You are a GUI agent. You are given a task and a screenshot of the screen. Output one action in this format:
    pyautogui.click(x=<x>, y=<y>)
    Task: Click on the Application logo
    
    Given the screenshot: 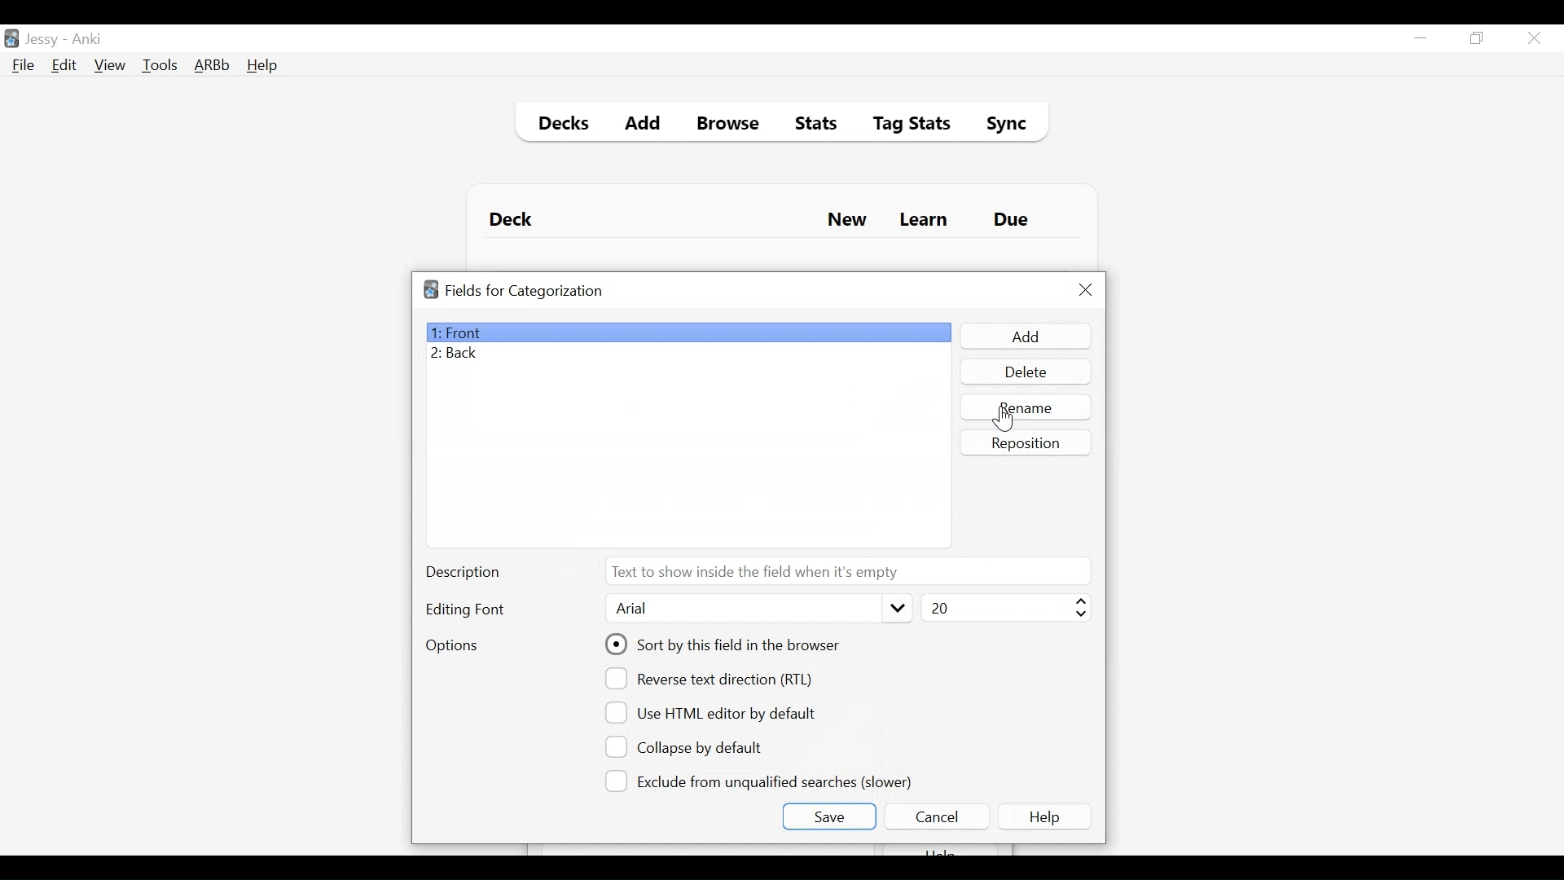 What is the action you would take?
    pyautogui.click(x=431, y=289)
    